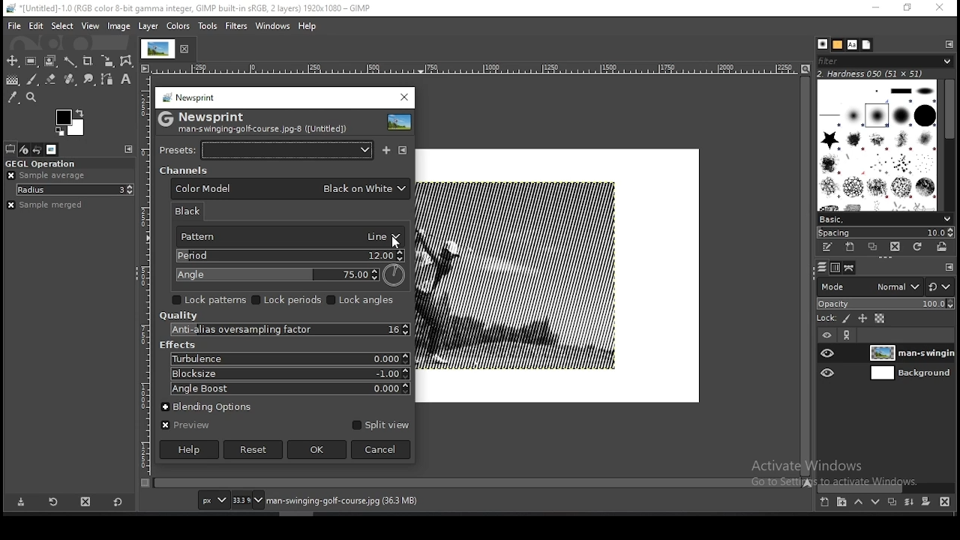 This screenshot has width=960, height=540. What do you see at coordinates (150, 27) in the screenshot?
I see `layer` at bounding box center [150, 27].